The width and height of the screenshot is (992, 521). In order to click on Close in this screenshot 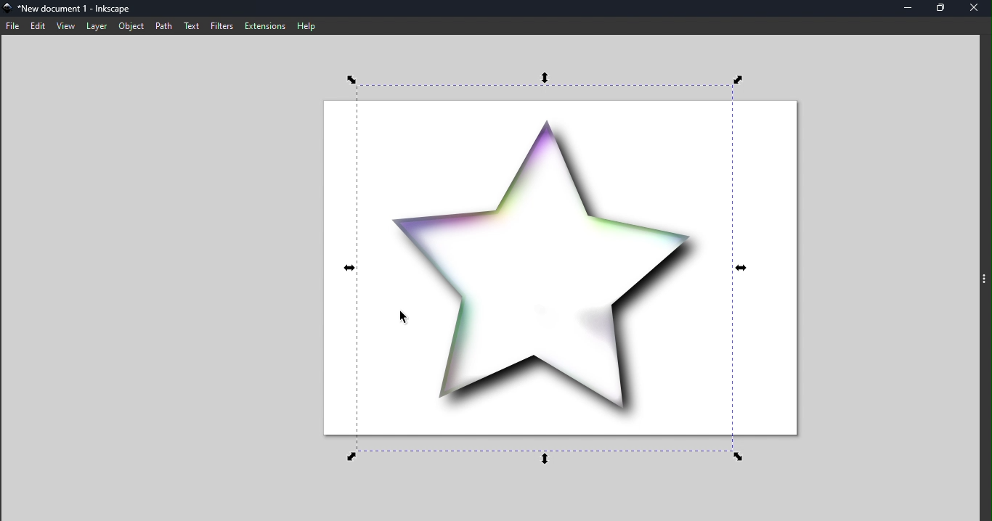, I will do `click(975, 8)`.